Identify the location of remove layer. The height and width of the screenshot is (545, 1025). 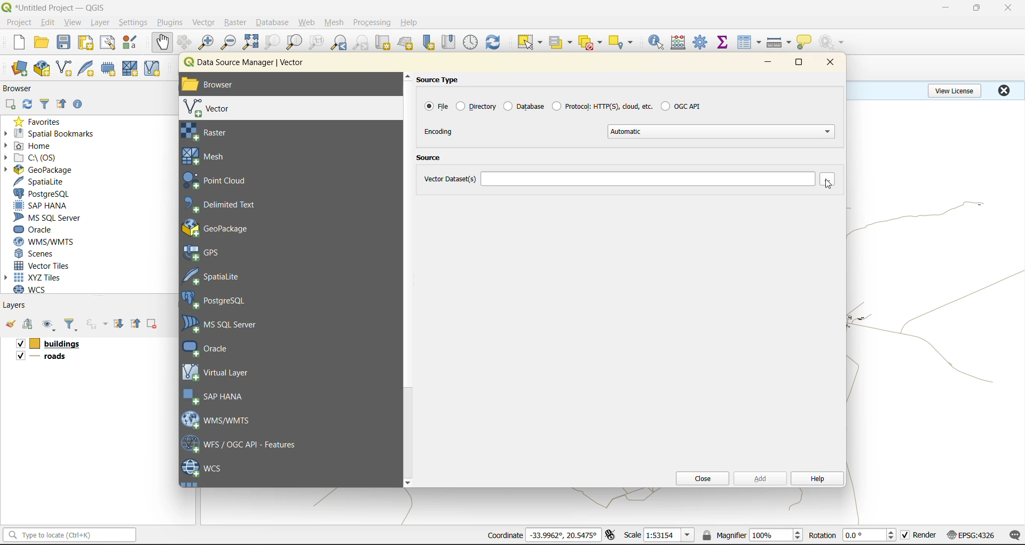
(153, 324).